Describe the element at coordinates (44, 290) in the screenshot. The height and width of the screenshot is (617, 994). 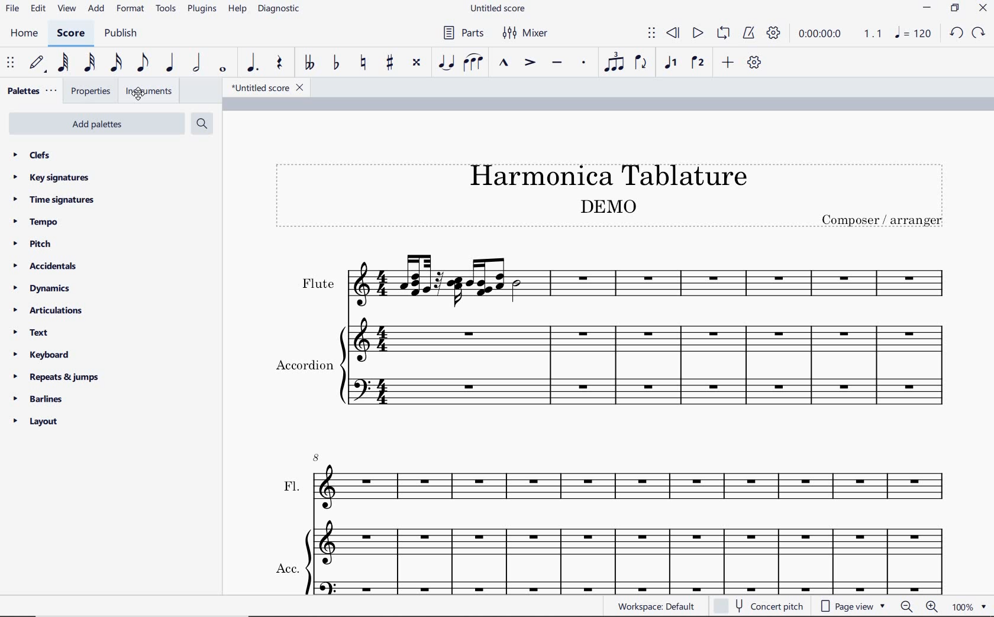
I see `dynamics` at that location.